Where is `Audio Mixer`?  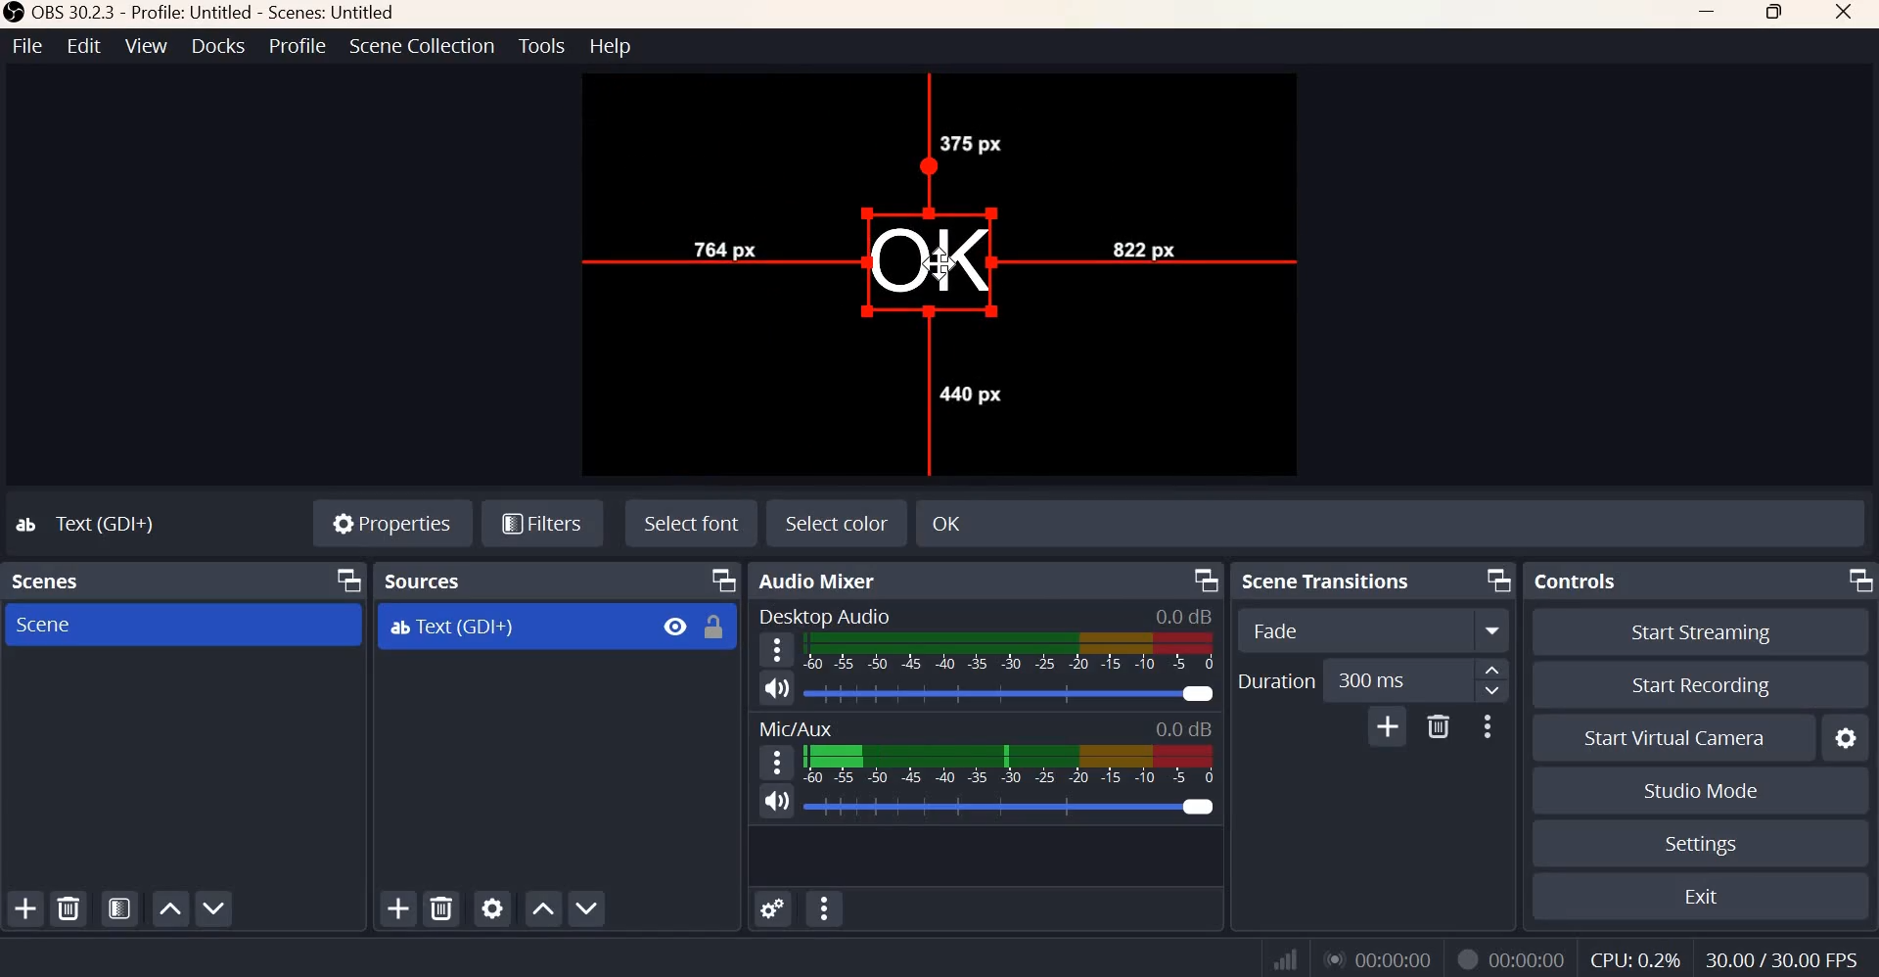 Audio Mixer is located at coordinates (821, 581).